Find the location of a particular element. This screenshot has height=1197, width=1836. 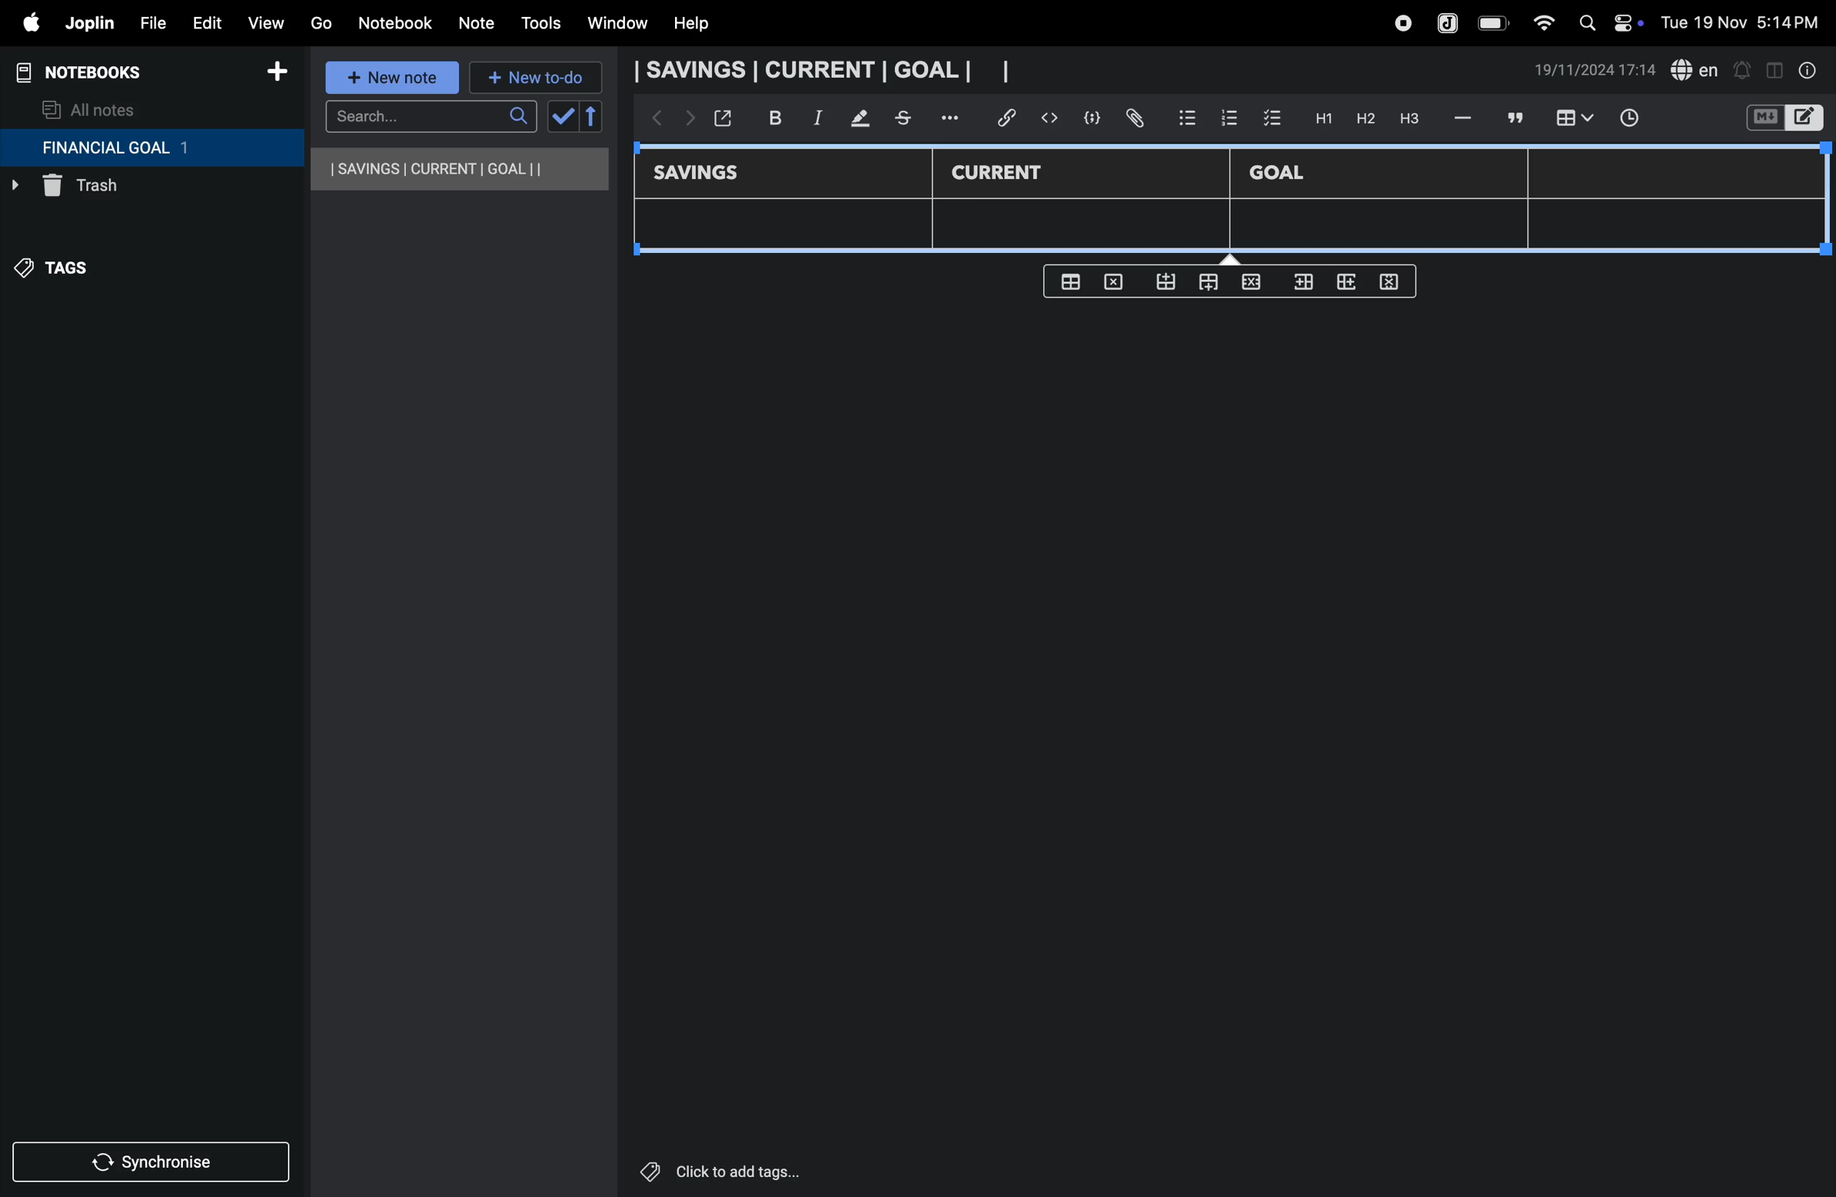

wifi is located at coordinates (1539, 22).